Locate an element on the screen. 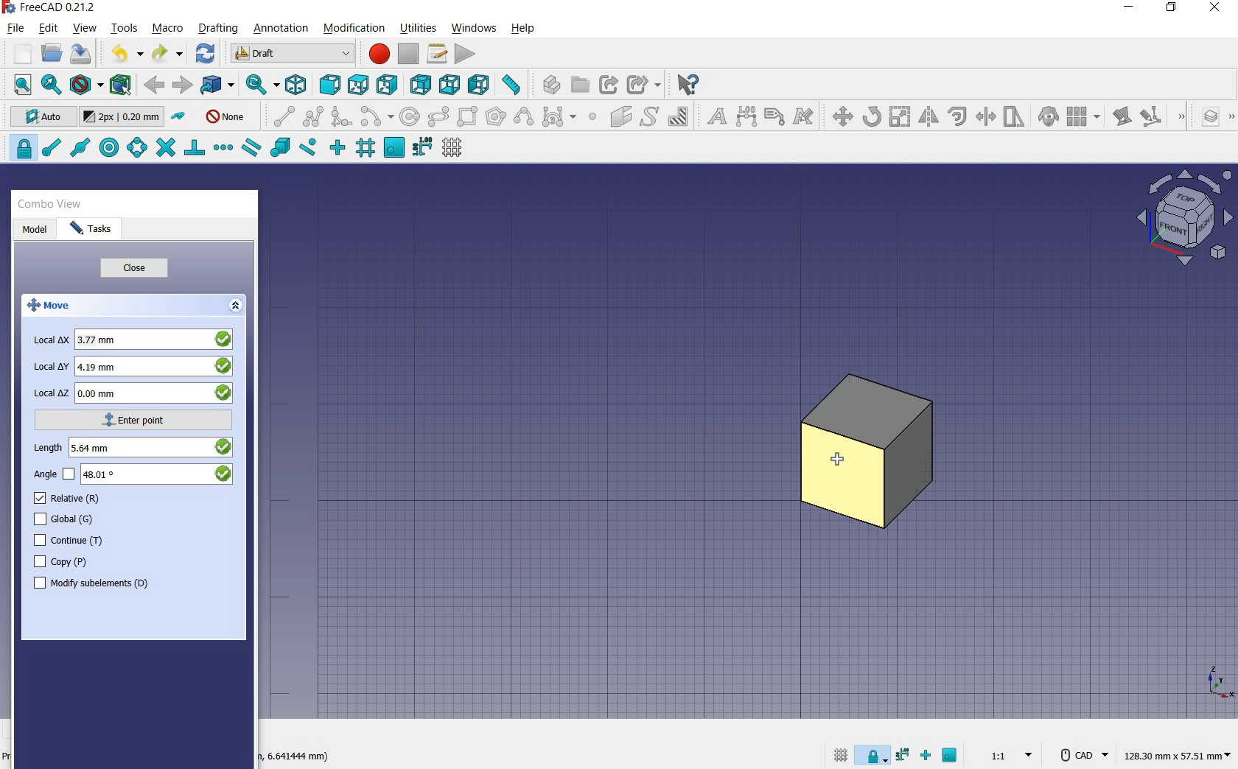 The width and height of the screenshot is (1238, 769). switch between workbenches is located at coordinates (290, 55).